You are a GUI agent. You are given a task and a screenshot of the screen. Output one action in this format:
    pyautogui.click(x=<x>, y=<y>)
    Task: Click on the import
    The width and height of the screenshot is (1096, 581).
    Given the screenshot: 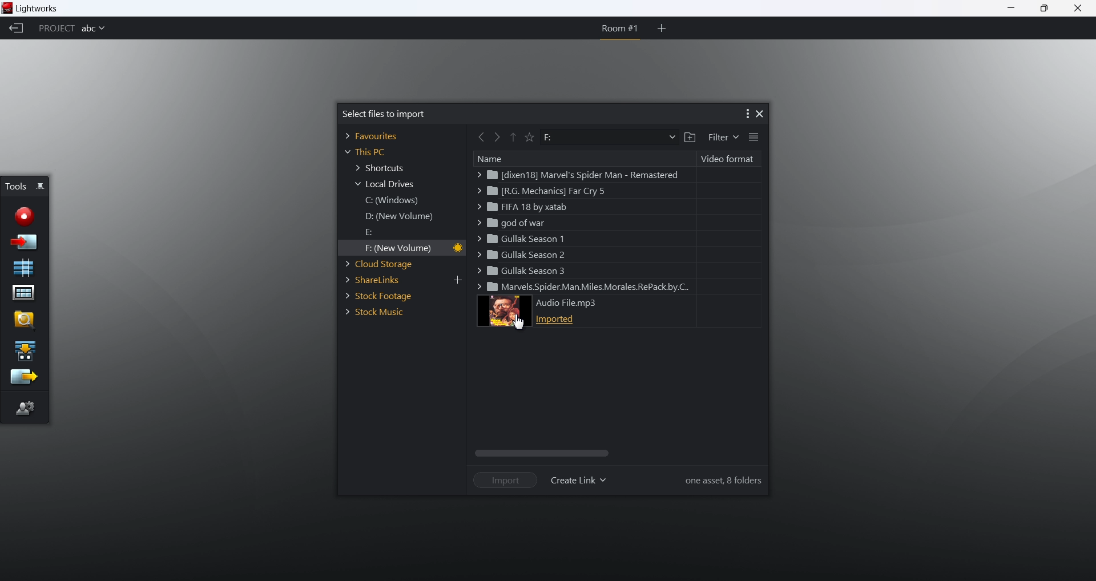 What is the action you would take?
    pyautogui.click(x=25, y=241)
    